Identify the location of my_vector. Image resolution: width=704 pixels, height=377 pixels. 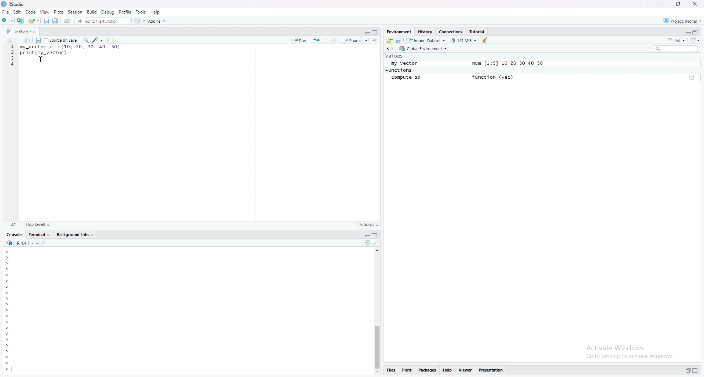
(403, 63).